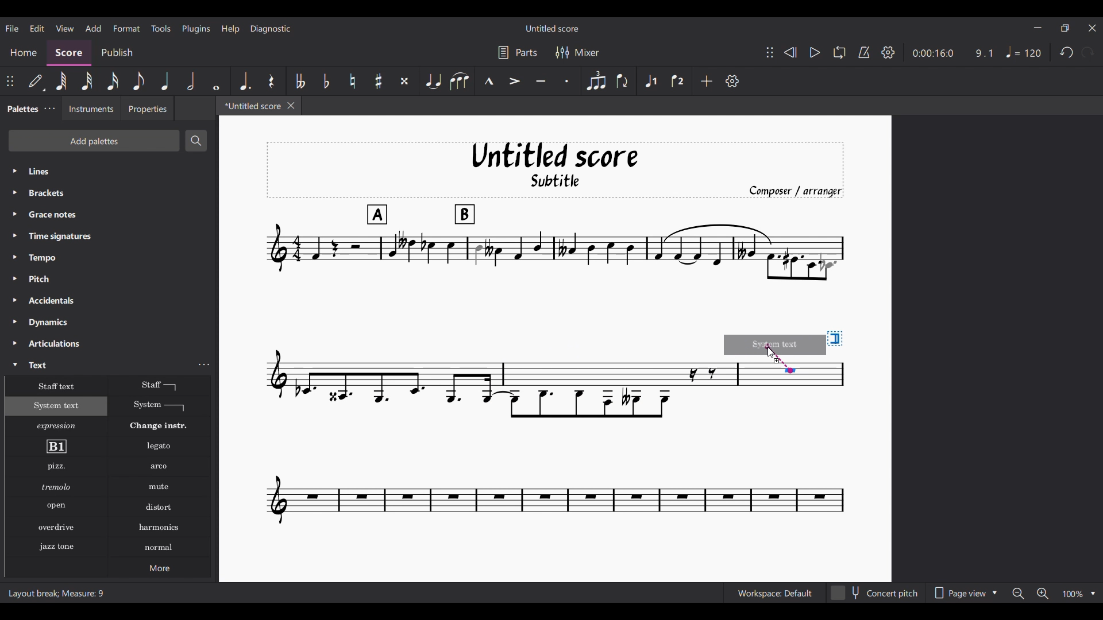 The height and width of the screenshot is (620, 1103). What do you see at coordinates (1079, 593) in the screenshot?
I see `Zoom options` at bounding box center [1079, 593].